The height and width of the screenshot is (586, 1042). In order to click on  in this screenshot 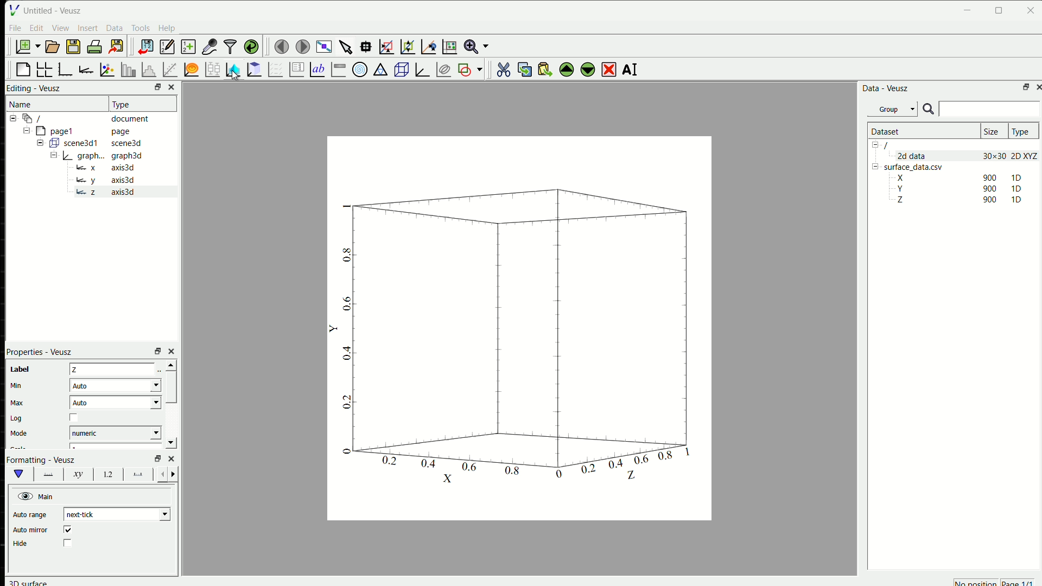, I will do `click(77, 143)`.